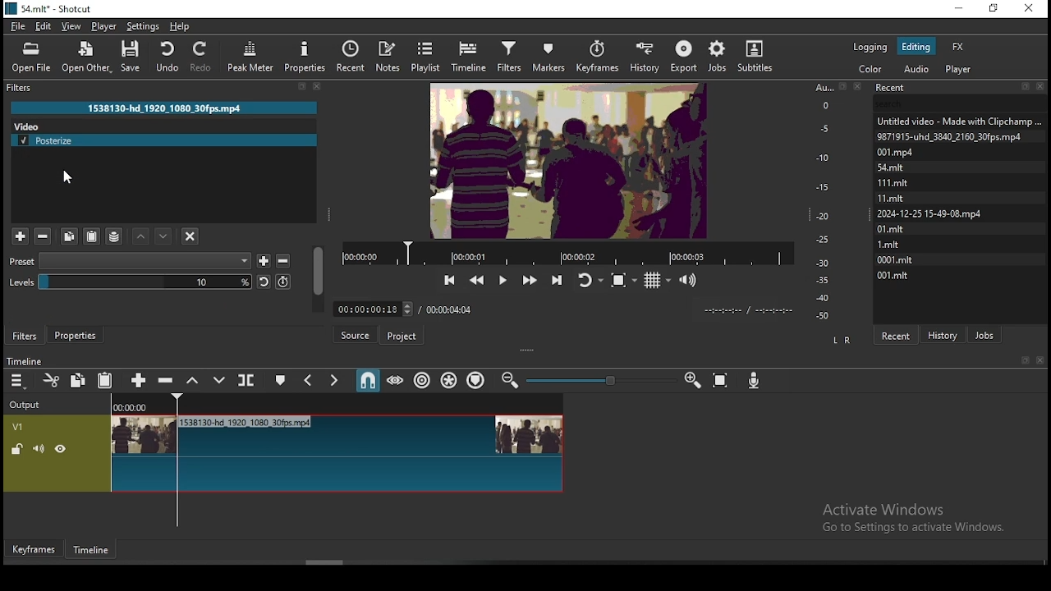 The image size is (1051, 591). I want to click on posterize, so click(166, 140).